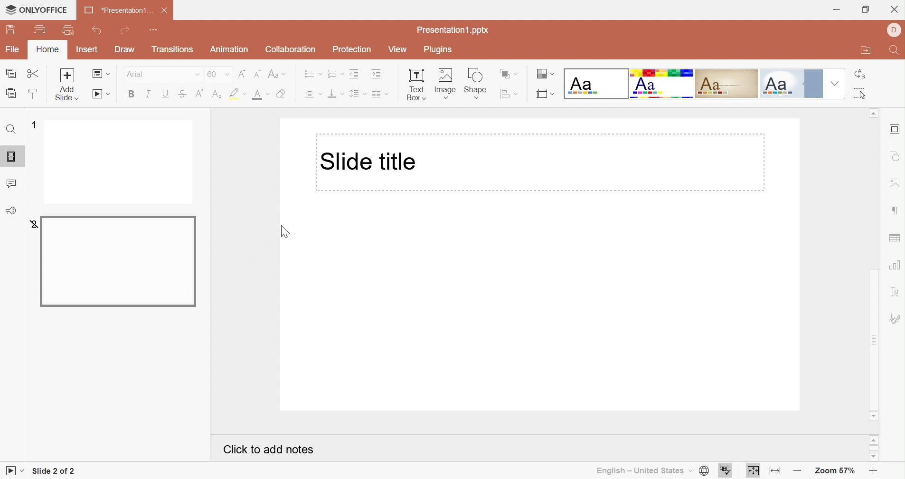  I want to click on Decrement font size, so click(256, 73).